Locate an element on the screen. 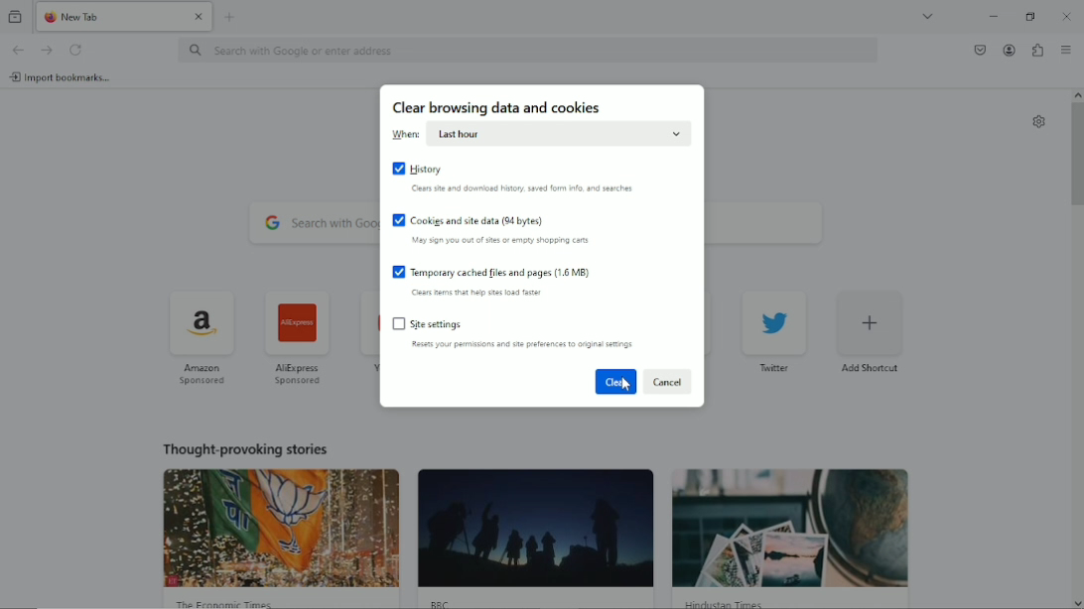 The width and height of the screenshot is (1084, 609). clear is located at coordinates (615, 381).